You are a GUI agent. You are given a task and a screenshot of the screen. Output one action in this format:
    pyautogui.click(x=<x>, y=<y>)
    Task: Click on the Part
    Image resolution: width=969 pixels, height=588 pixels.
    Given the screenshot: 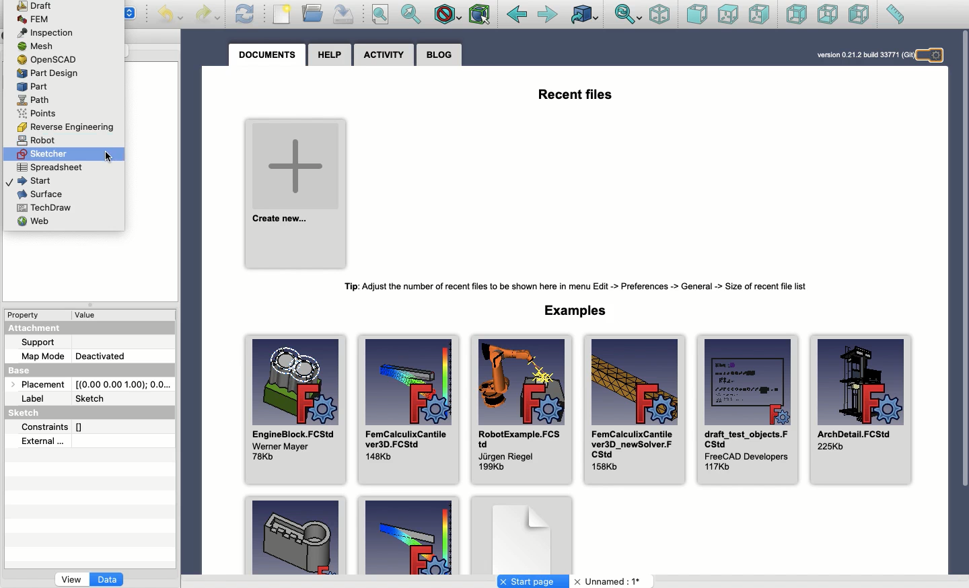 What is the action you would take?
    pyautogui.click(x=33, y=87)
    